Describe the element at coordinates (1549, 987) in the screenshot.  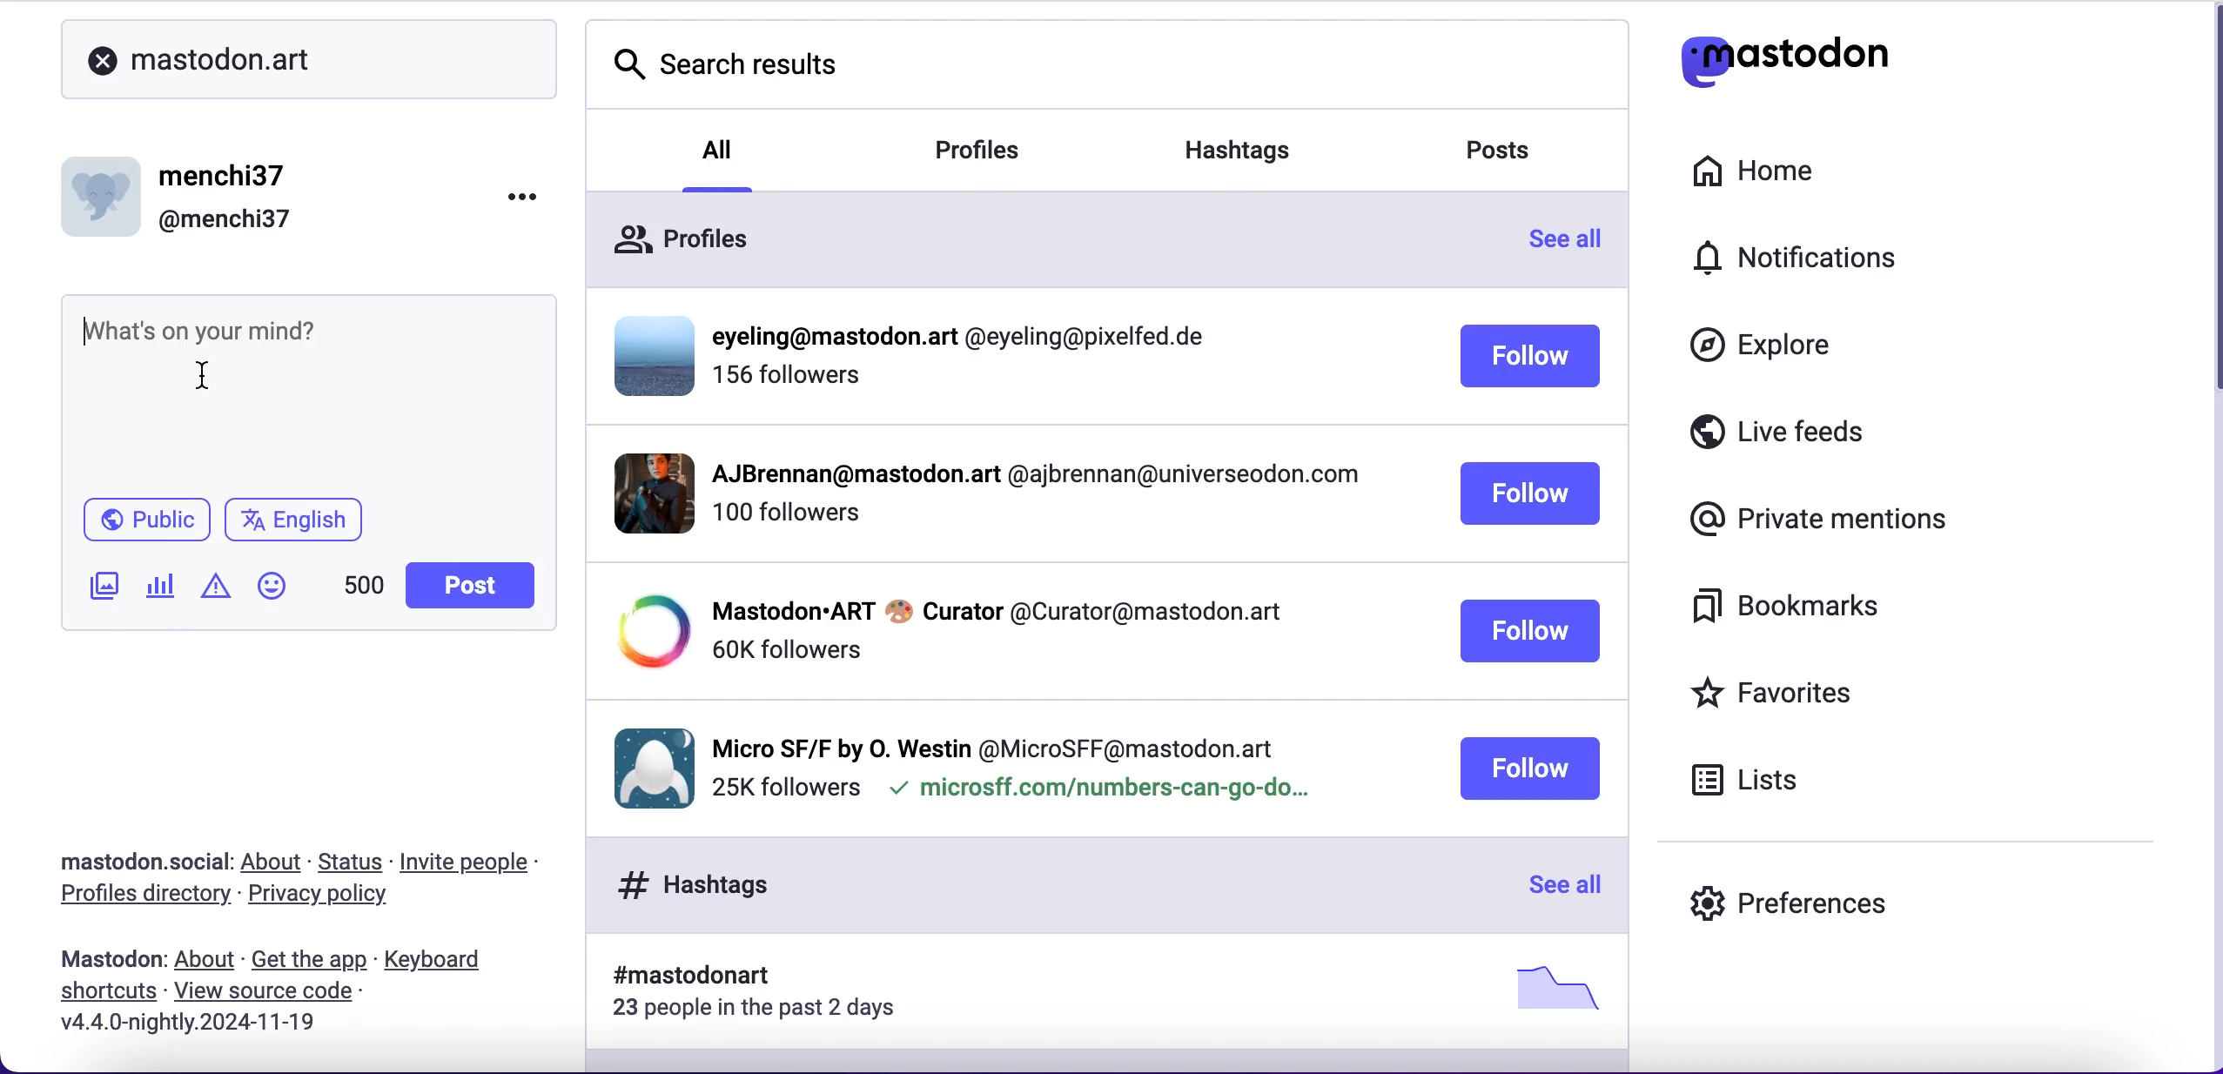
I see `picture` at that location.